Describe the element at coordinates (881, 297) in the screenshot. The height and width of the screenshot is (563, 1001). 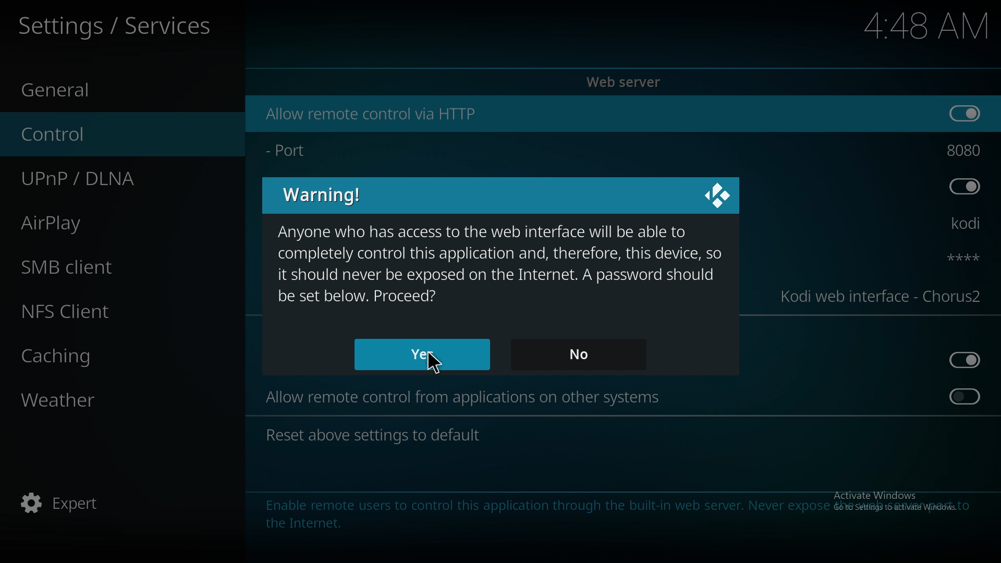
I see `kodi web interface` at that location.